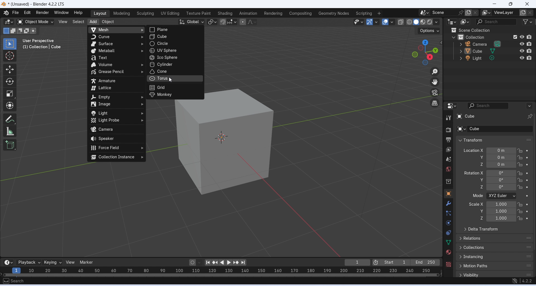 The image size is (536, 286). I want to click on Add workspace, so click(379, 14).